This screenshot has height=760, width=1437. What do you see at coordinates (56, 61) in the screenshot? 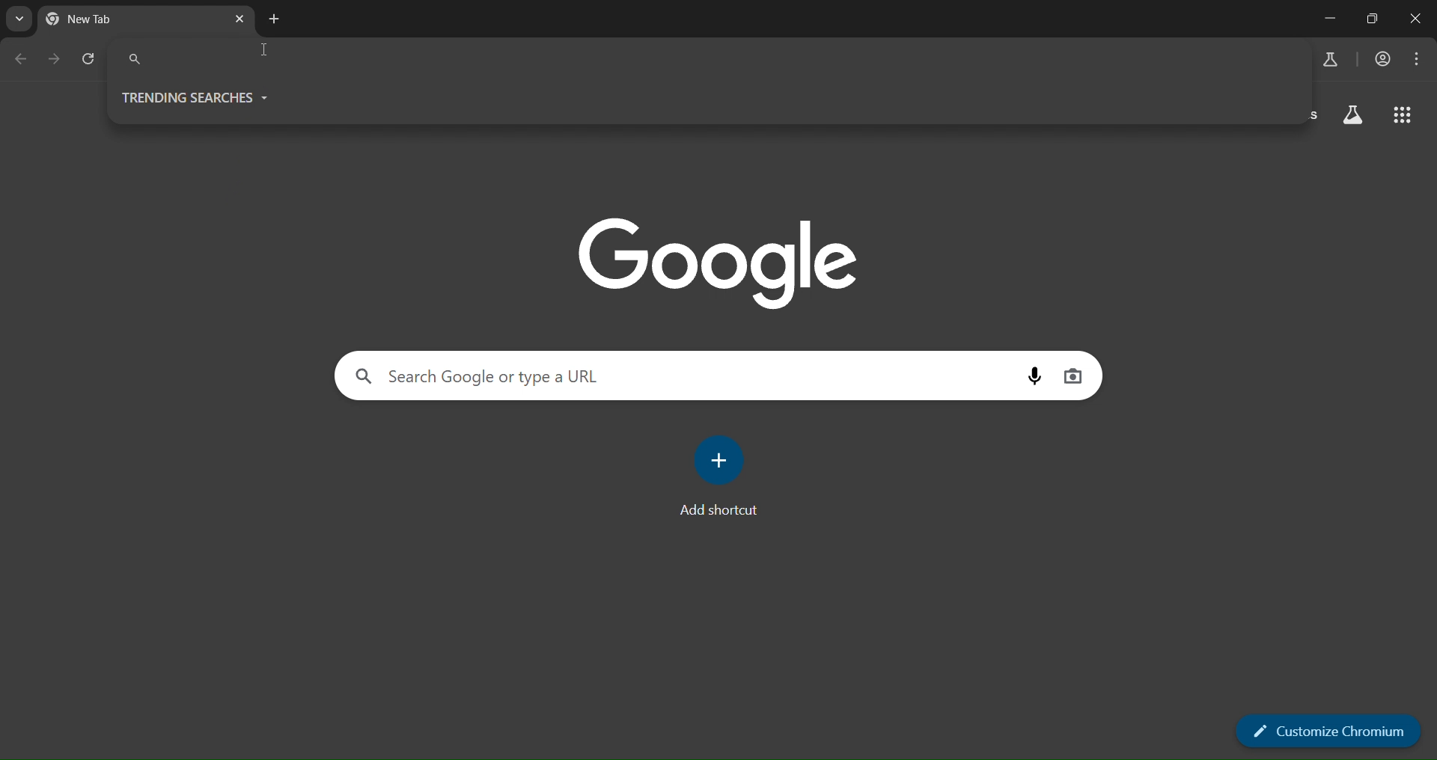
I see `go forward one page` at bounding box center [56, 61].